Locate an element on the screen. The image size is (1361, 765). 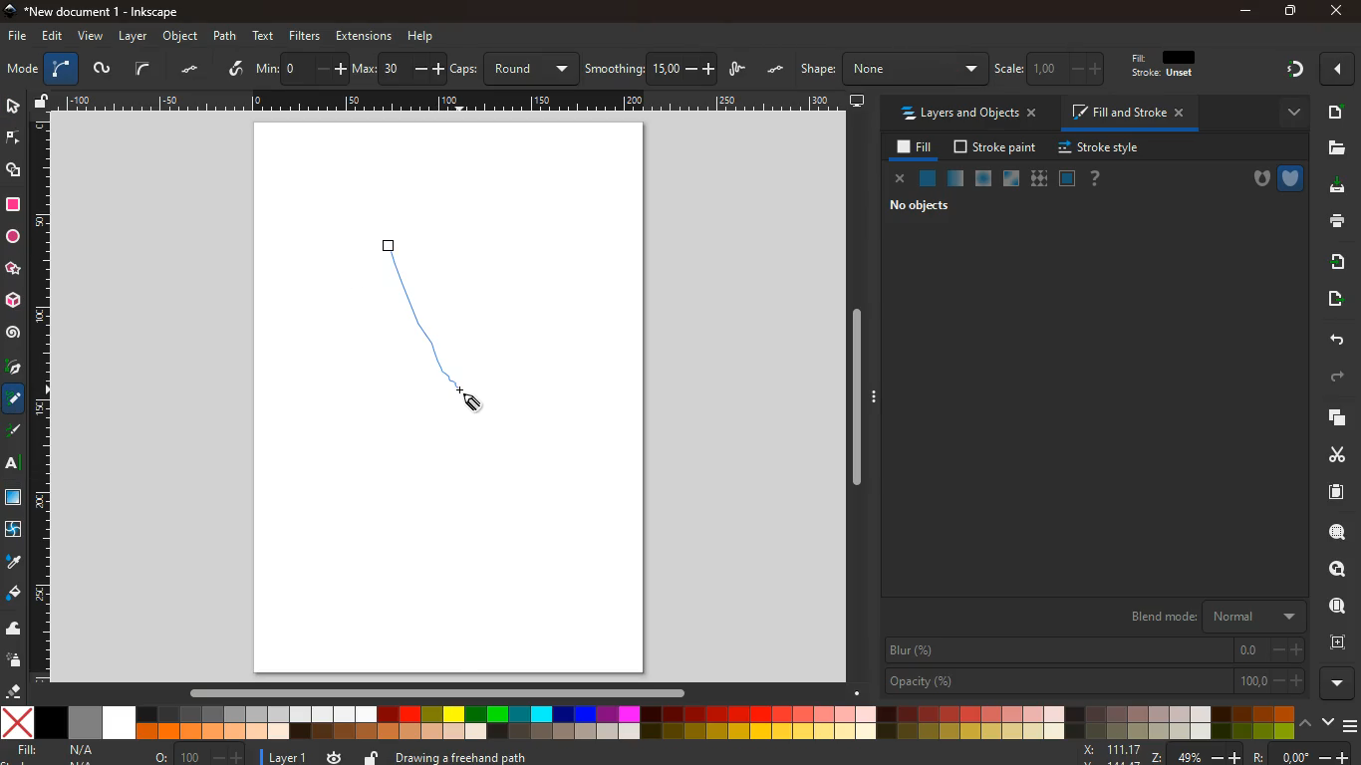
shape is located at coordinates (893, 69).